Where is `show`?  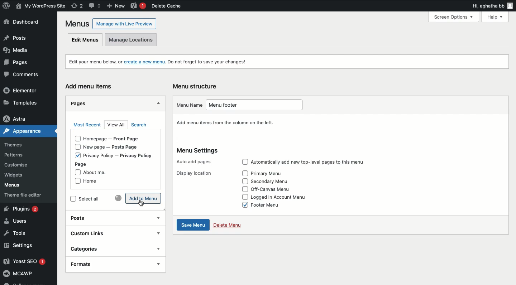
show is located at coordinates (158, 218).